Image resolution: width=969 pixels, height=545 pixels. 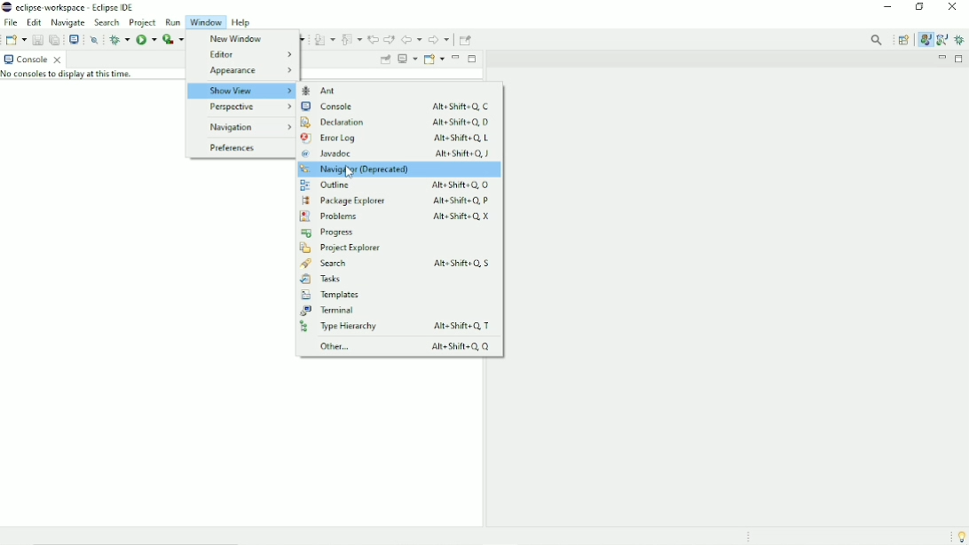 What do you see at coordinates (321, 280) in the screenshot?
I see `Tasks` at bounding box center [321, 280].